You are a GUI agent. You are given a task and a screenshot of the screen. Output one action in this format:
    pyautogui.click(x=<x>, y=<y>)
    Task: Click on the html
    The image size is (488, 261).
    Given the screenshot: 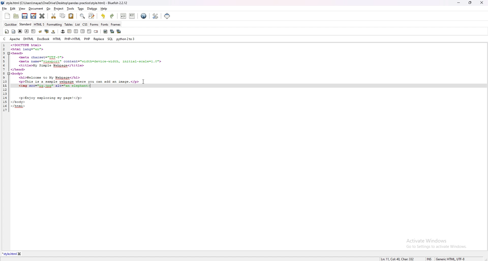 What is the action you would take?
    pyautogui.click(x=57, y=39)
    